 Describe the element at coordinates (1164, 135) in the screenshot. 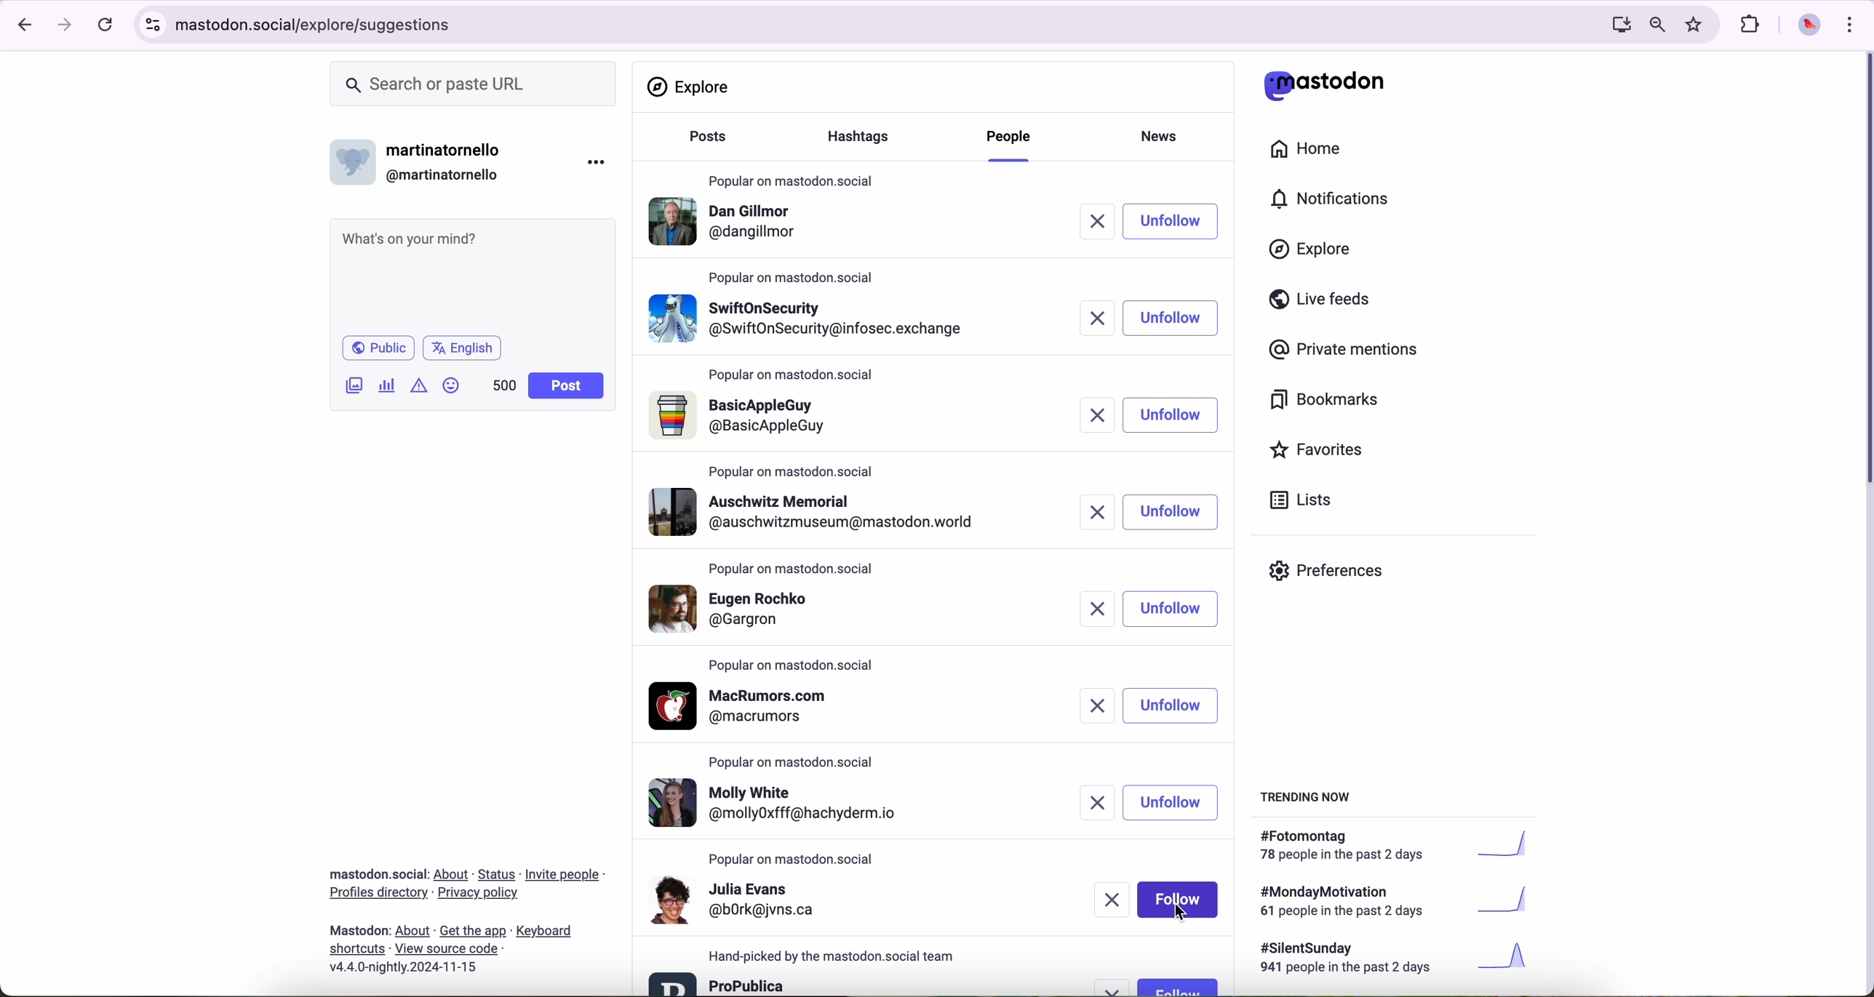

I see `news` at that location.